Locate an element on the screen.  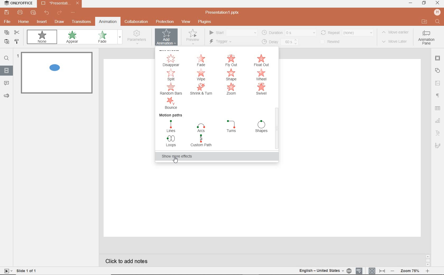
start is located at coordinates (233, 33).